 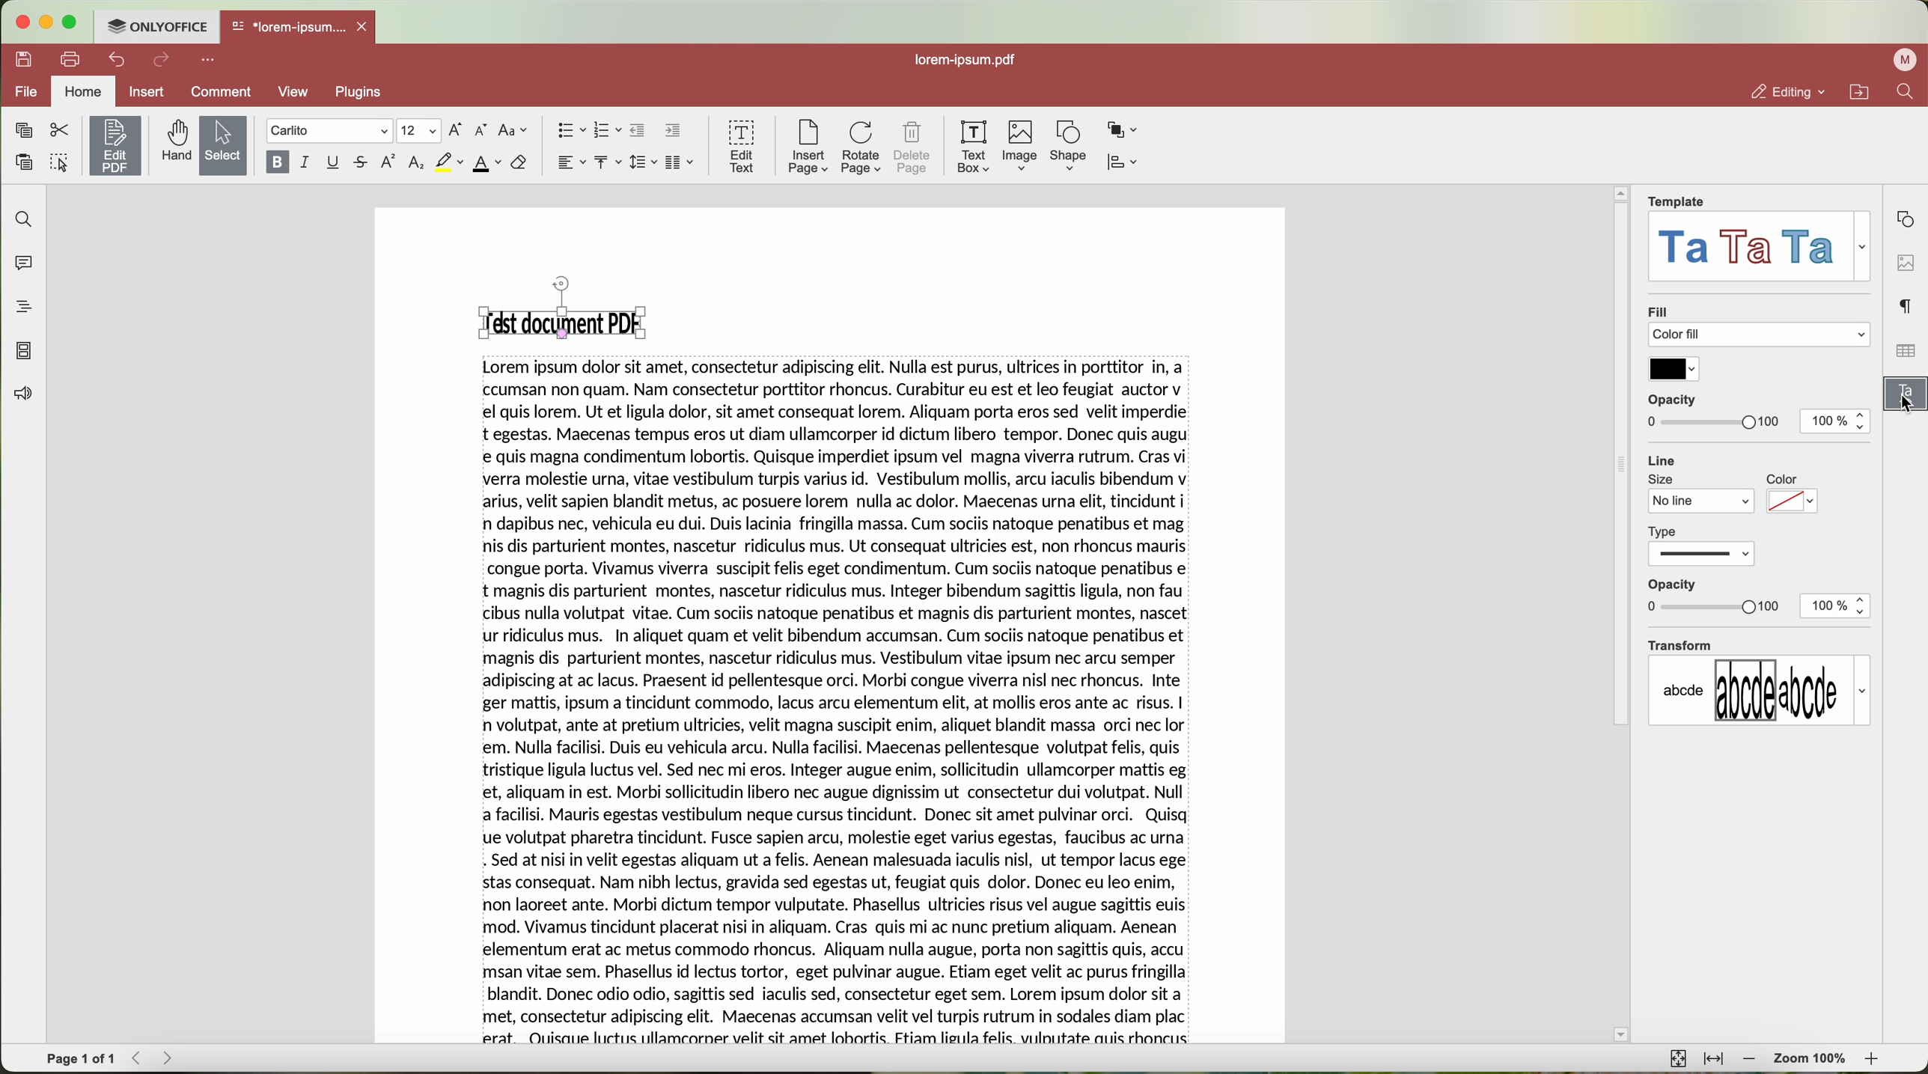 I want to click on undo, so click(x=115, y=61).